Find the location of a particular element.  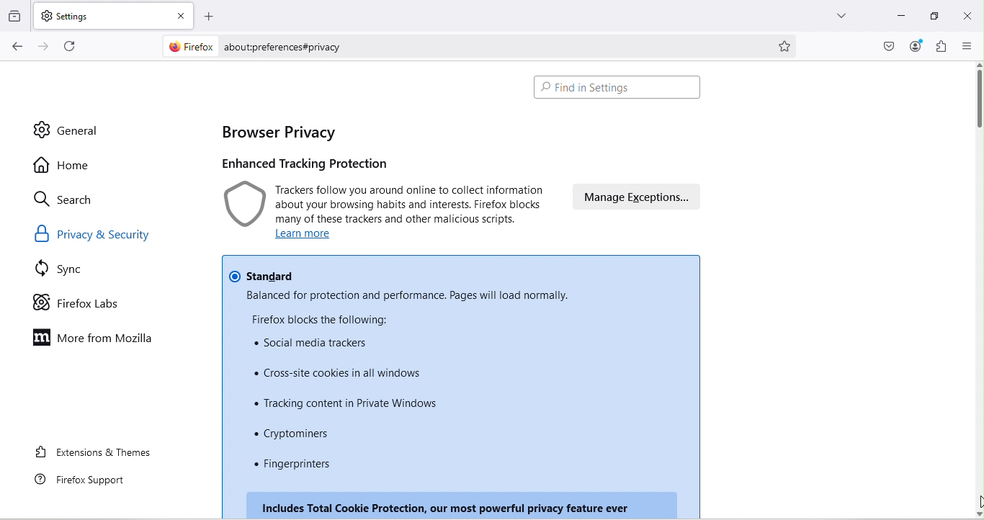

Firefox labs is located at coordinates (77, 302).